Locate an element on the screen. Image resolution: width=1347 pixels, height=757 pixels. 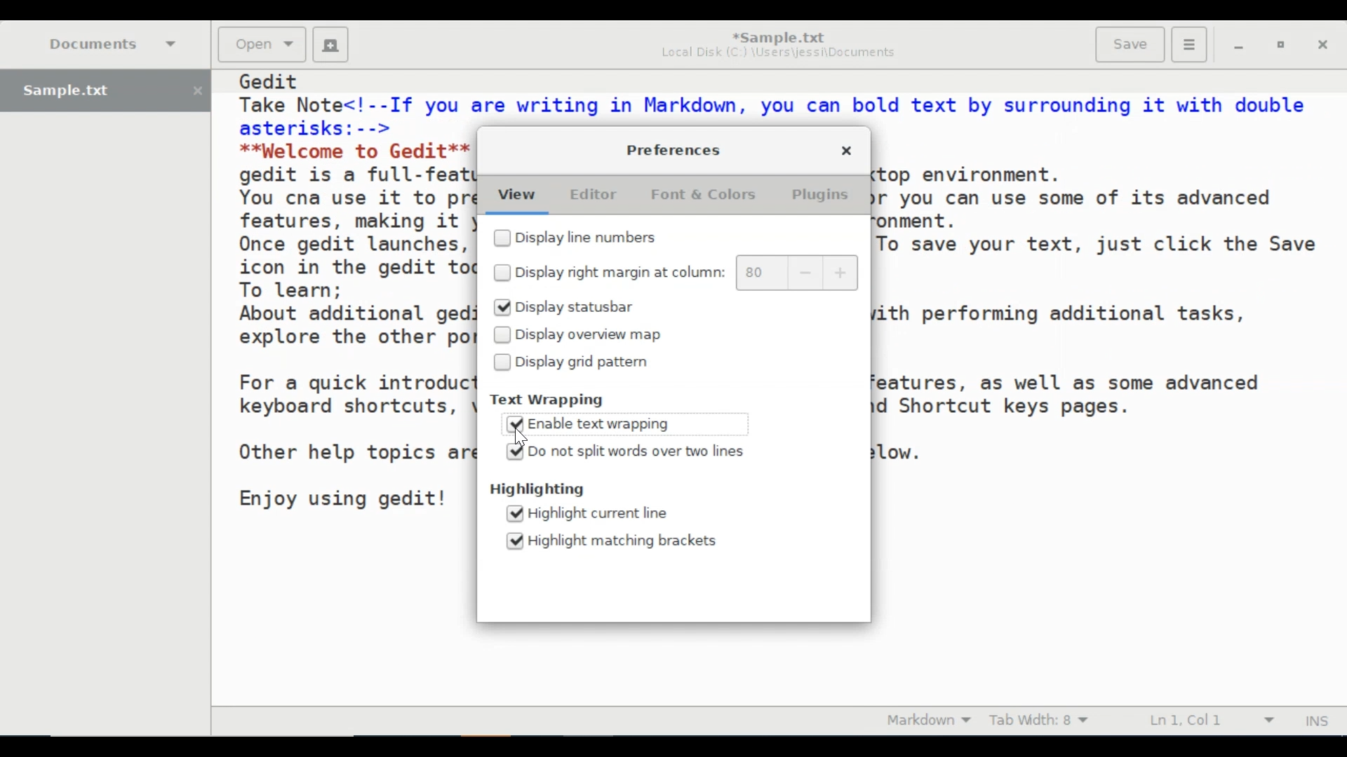
Preferences is located at coordinates (673, 151).